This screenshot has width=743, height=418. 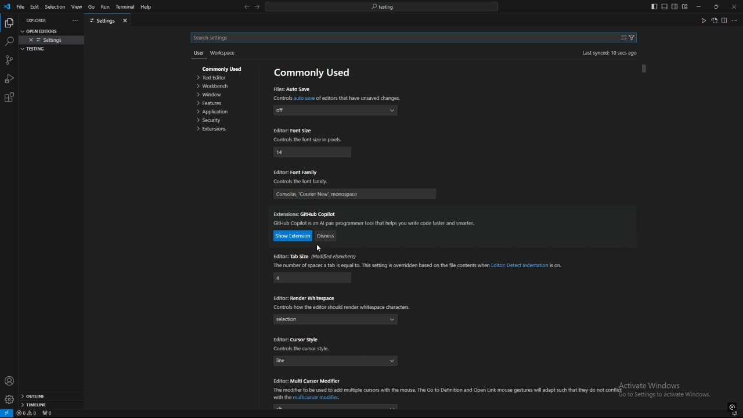 What do you see at coordinates (623, 38) in the screenshot?
I see `change settings search input` at bounding box center [623, 38].